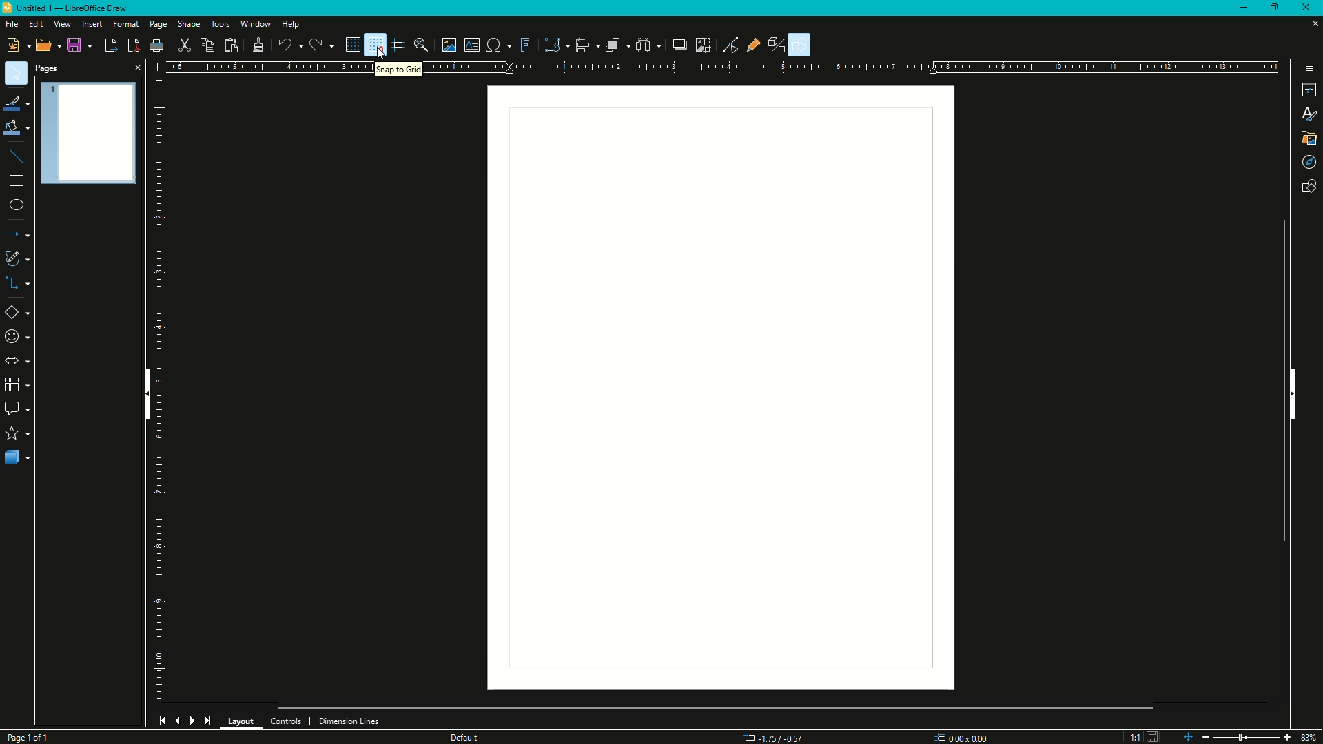 The height and width of the screenshot is (744, 1323). What do you see at coordinates (316, 43) in the screenshot?
I see `redo` at bounding box center [316, 43].